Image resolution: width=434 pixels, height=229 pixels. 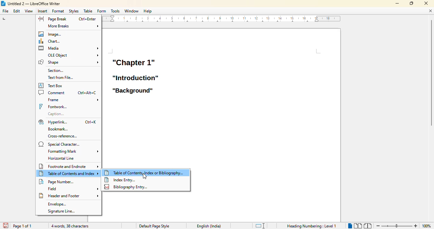 What do you see at coordinates (69, 48) in the screenshot?
I see `media` at bounding box center [69, 48].